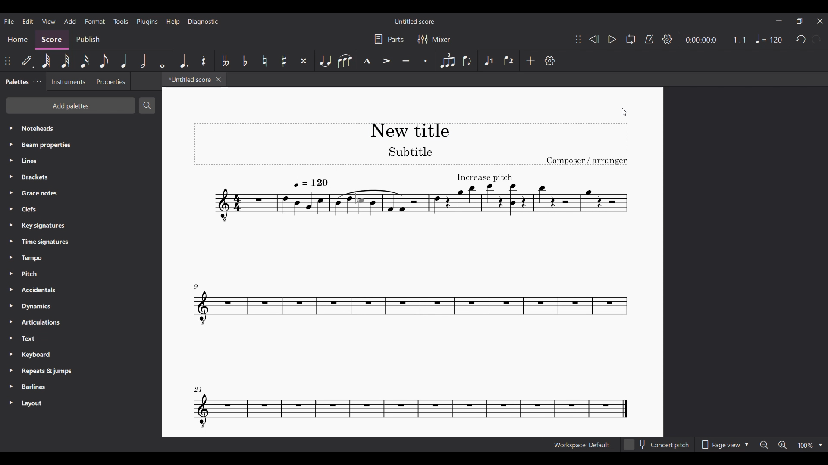  What do you see at coordinates (389, 39) in the screenshot?
I see `Parts settings` at bounding box center [389, 39].